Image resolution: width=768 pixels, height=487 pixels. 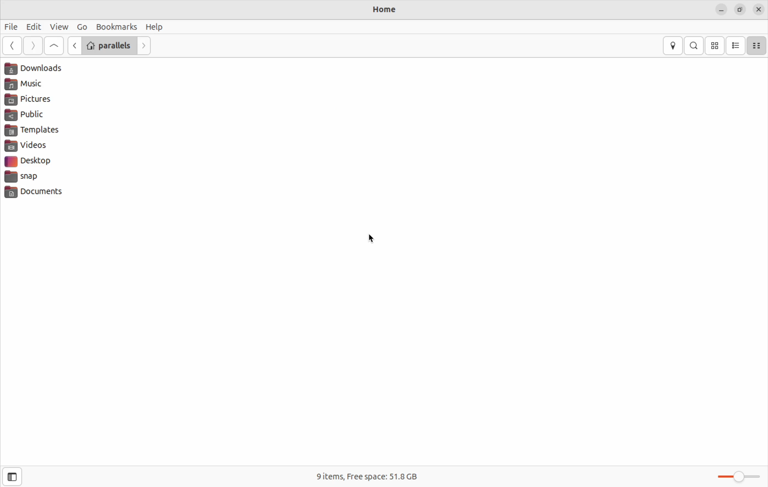 What do you see at coordinates (59, 26) in the screenshot?
I see `view` at bounding box center [59, 26].